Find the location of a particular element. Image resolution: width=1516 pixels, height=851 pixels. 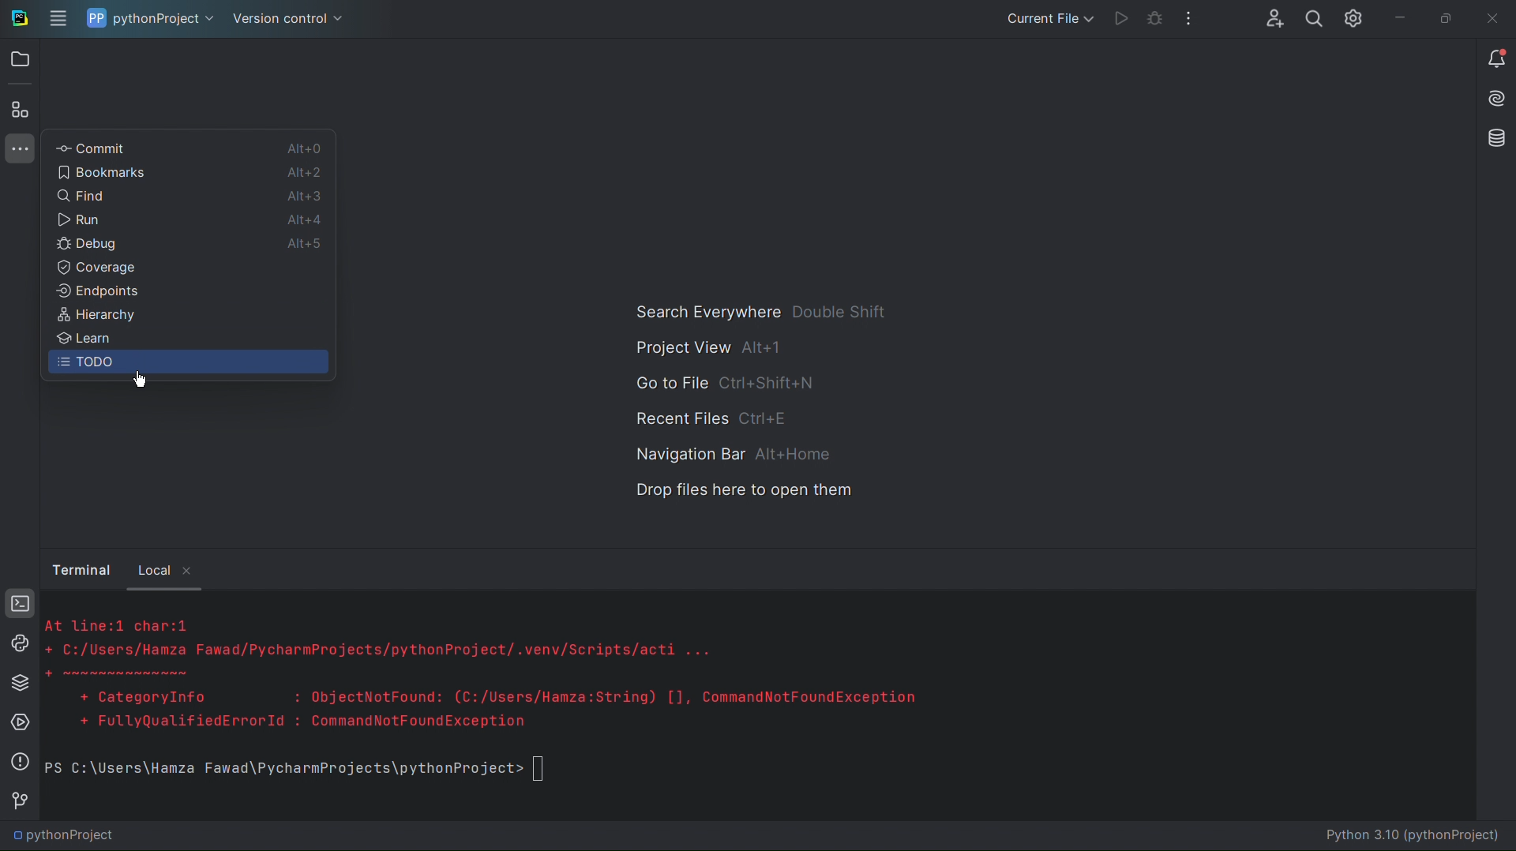

Current File is located at coordinates (1045, 18).